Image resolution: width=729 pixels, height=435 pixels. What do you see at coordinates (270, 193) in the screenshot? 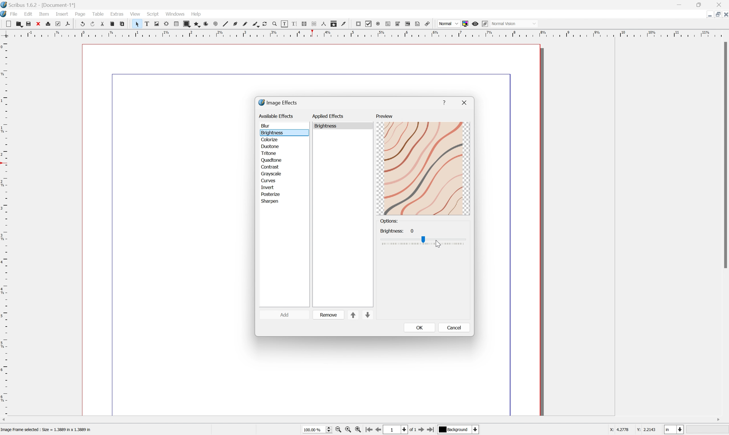
I see `posterize` at bounding box center [270, 193].